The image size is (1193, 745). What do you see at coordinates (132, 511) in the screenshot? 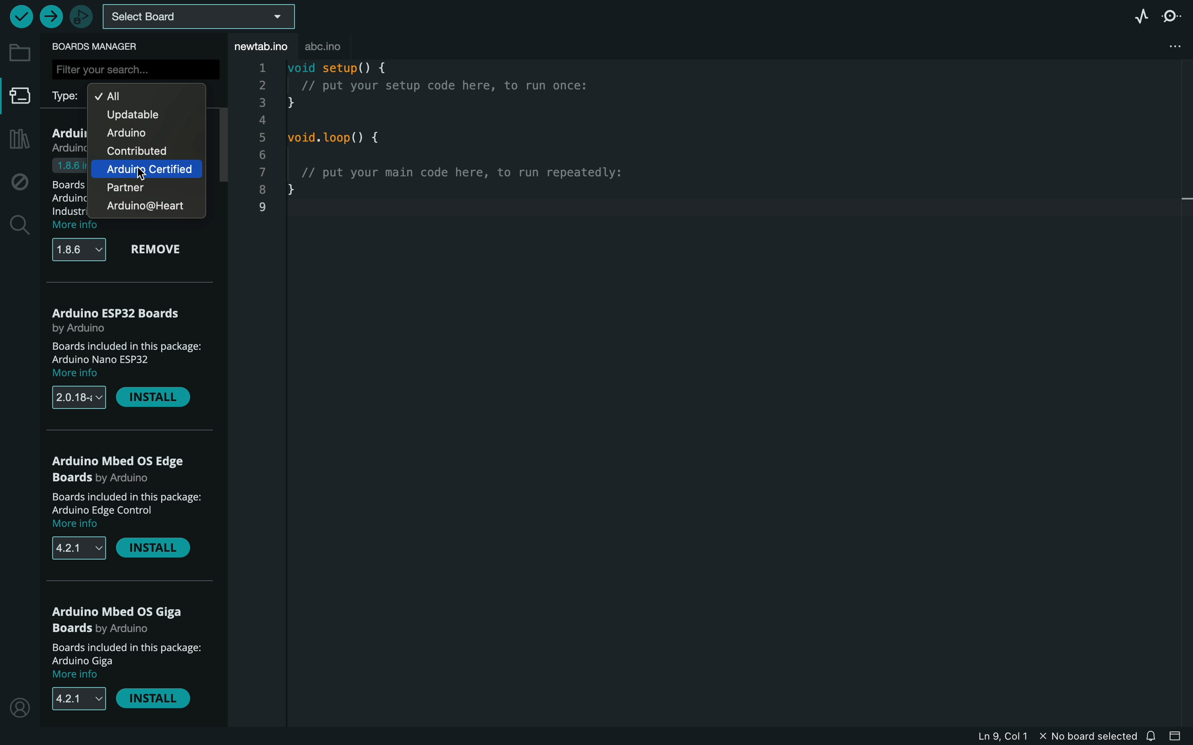
I see `description` at bounding box center [132, 511].